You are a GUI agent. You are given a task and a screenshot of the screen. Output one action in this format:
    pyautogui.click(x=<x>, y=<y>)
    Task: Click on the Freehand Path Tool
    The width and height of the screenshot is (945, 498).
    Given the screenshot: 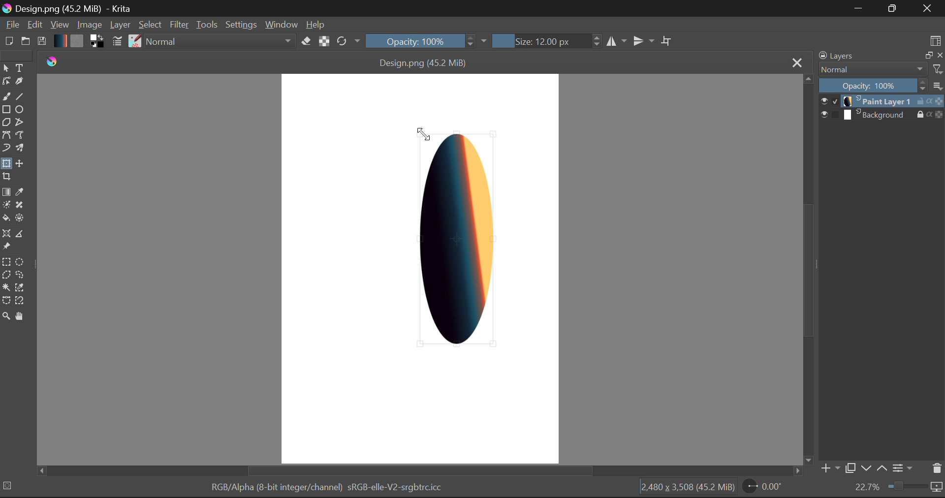 What is the action you would take?
    pyautogui.click(x=20, y=135)
    